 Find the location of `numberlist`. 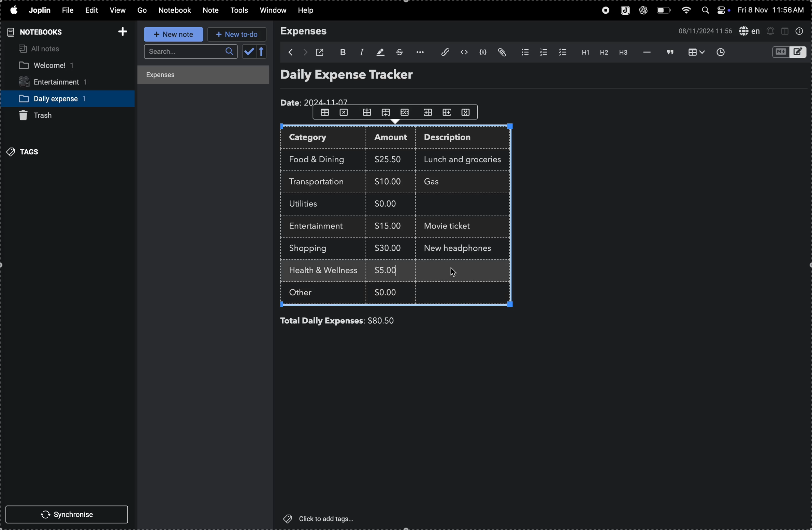

numberlist is located at coordinates (542, 52).